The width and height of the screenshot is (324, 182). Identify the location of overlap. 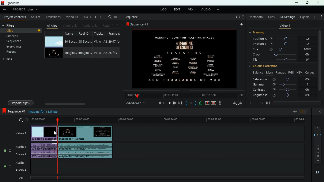
(303, 112).